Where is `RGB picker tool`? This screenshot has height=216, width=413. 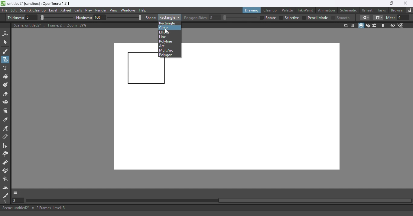
RGB picker tool is located at coordinates (6, 129).